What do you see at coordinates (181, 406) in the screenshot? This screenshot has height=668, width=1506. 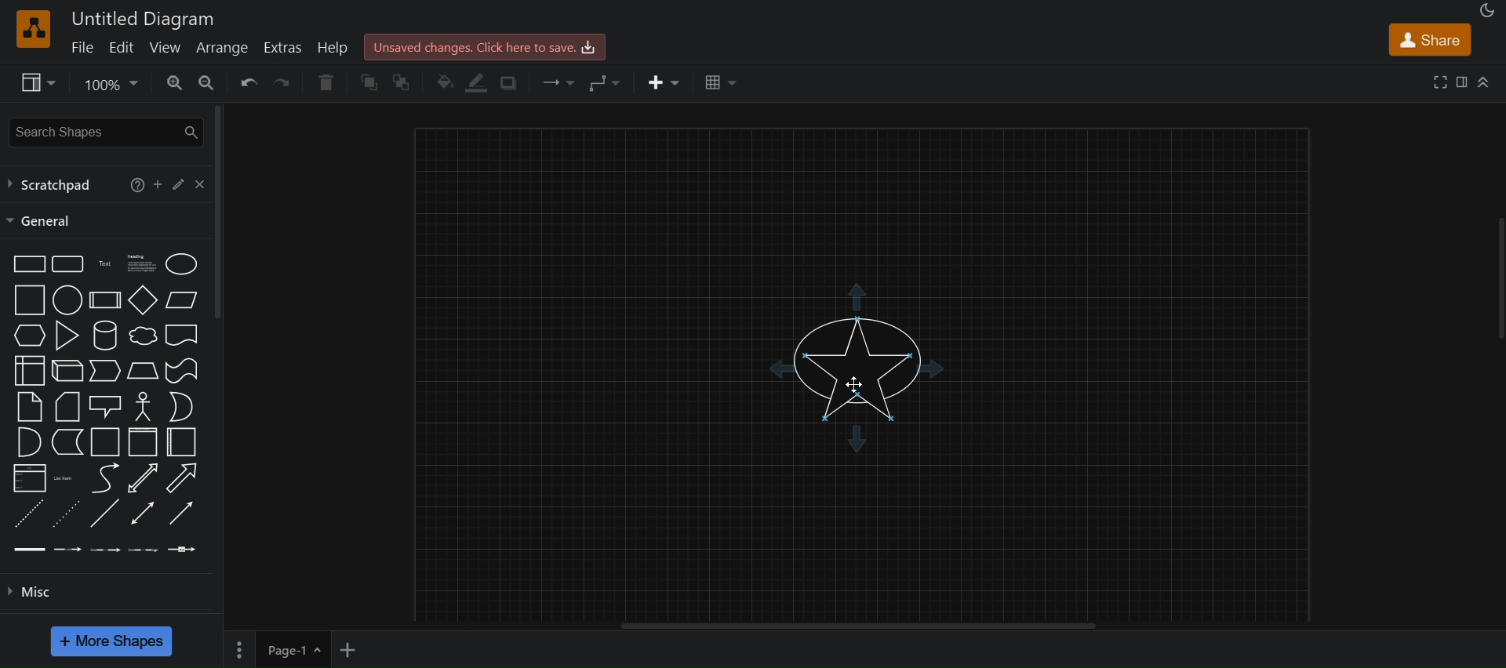 I see `or` at bounding box center [181, 406].